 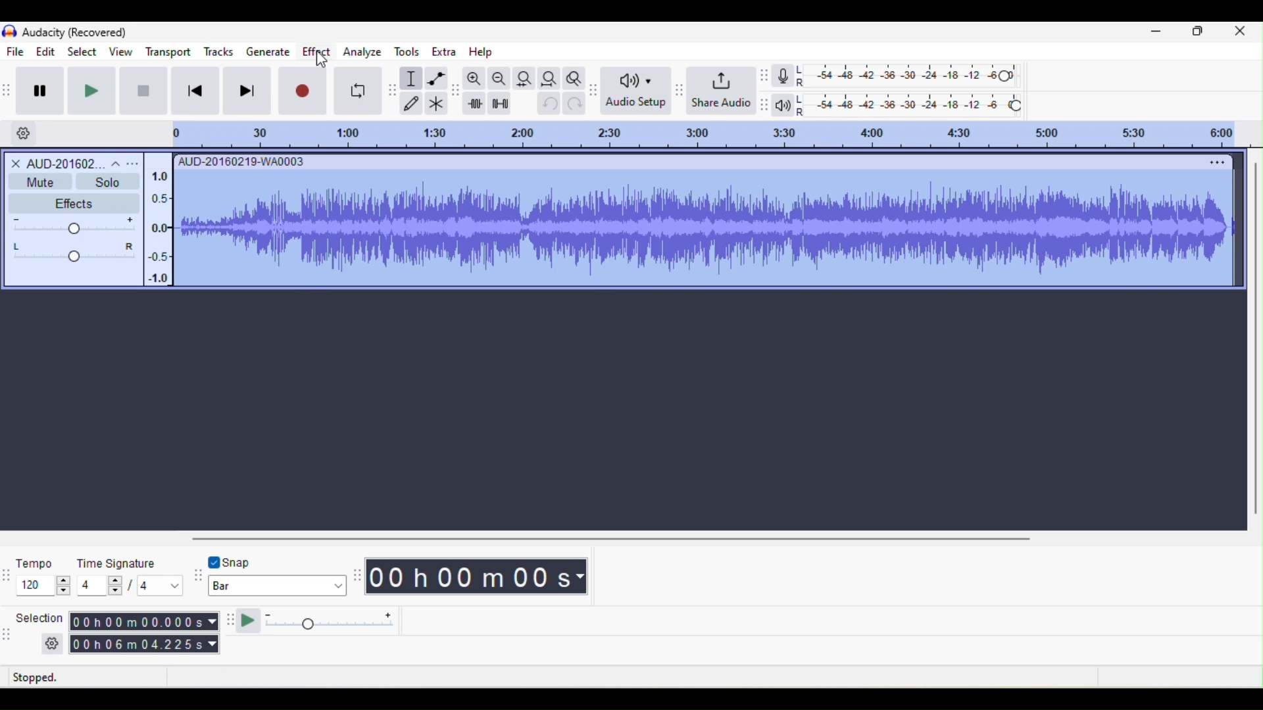 I want to click on audacity transport toolbar, so click(x=8, y=89).